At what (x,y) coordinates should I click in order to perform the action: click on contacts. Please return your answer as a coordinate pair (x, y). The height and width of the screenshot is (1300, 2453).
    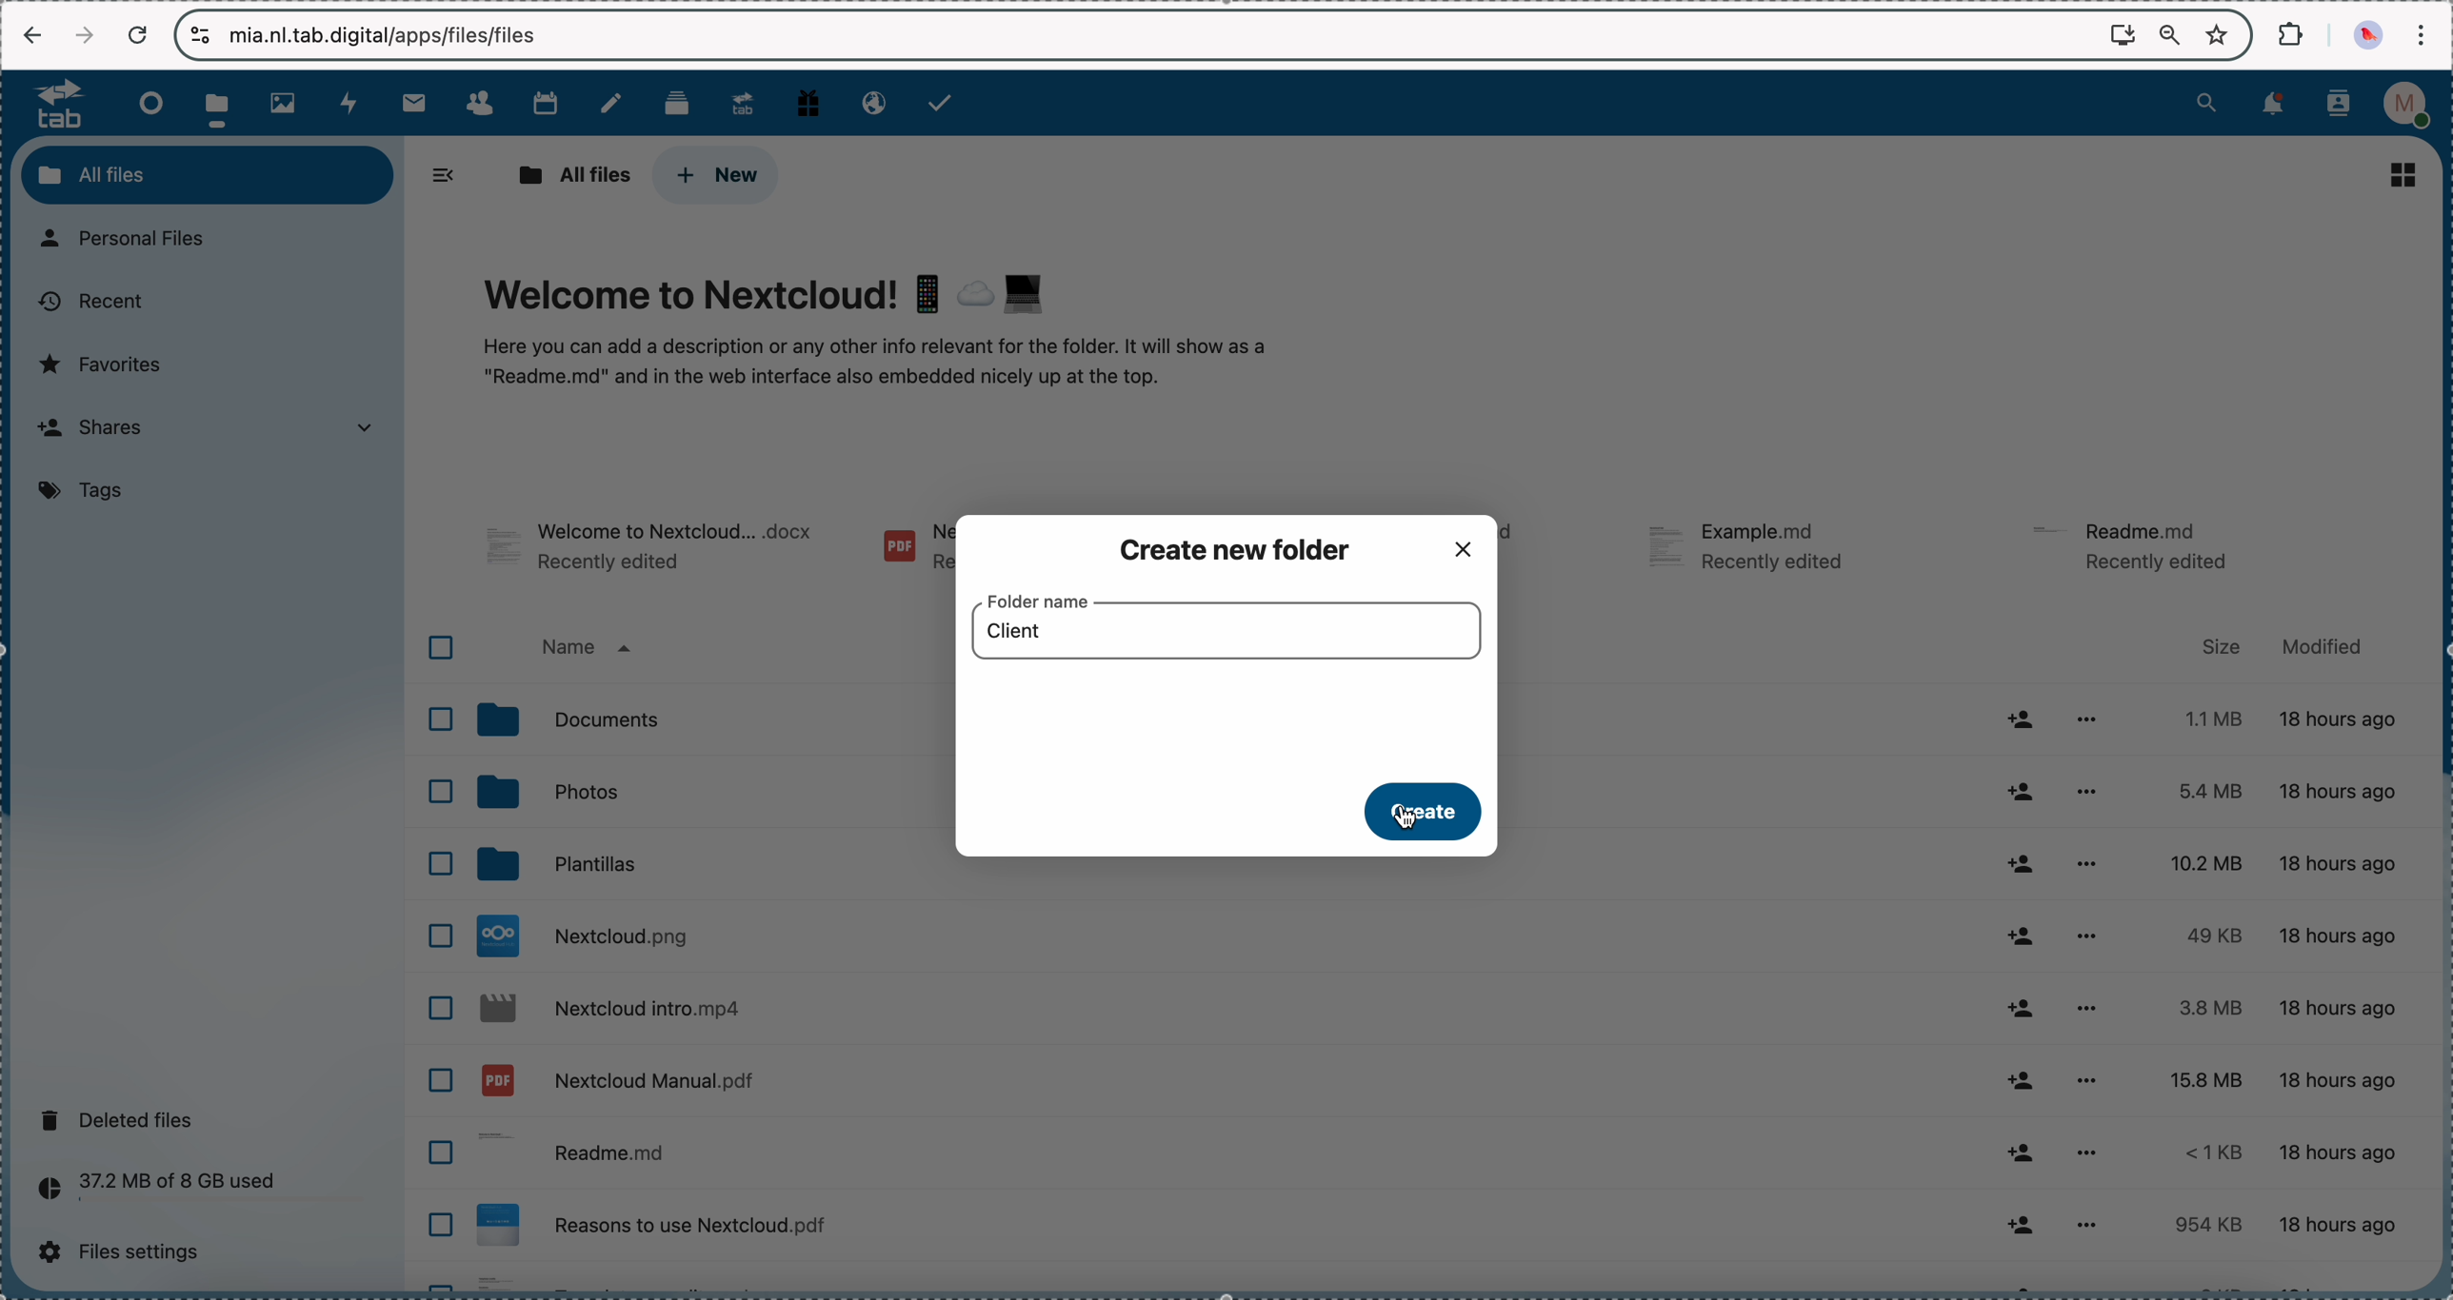
    Looking at the image, I should click on (479, 104).